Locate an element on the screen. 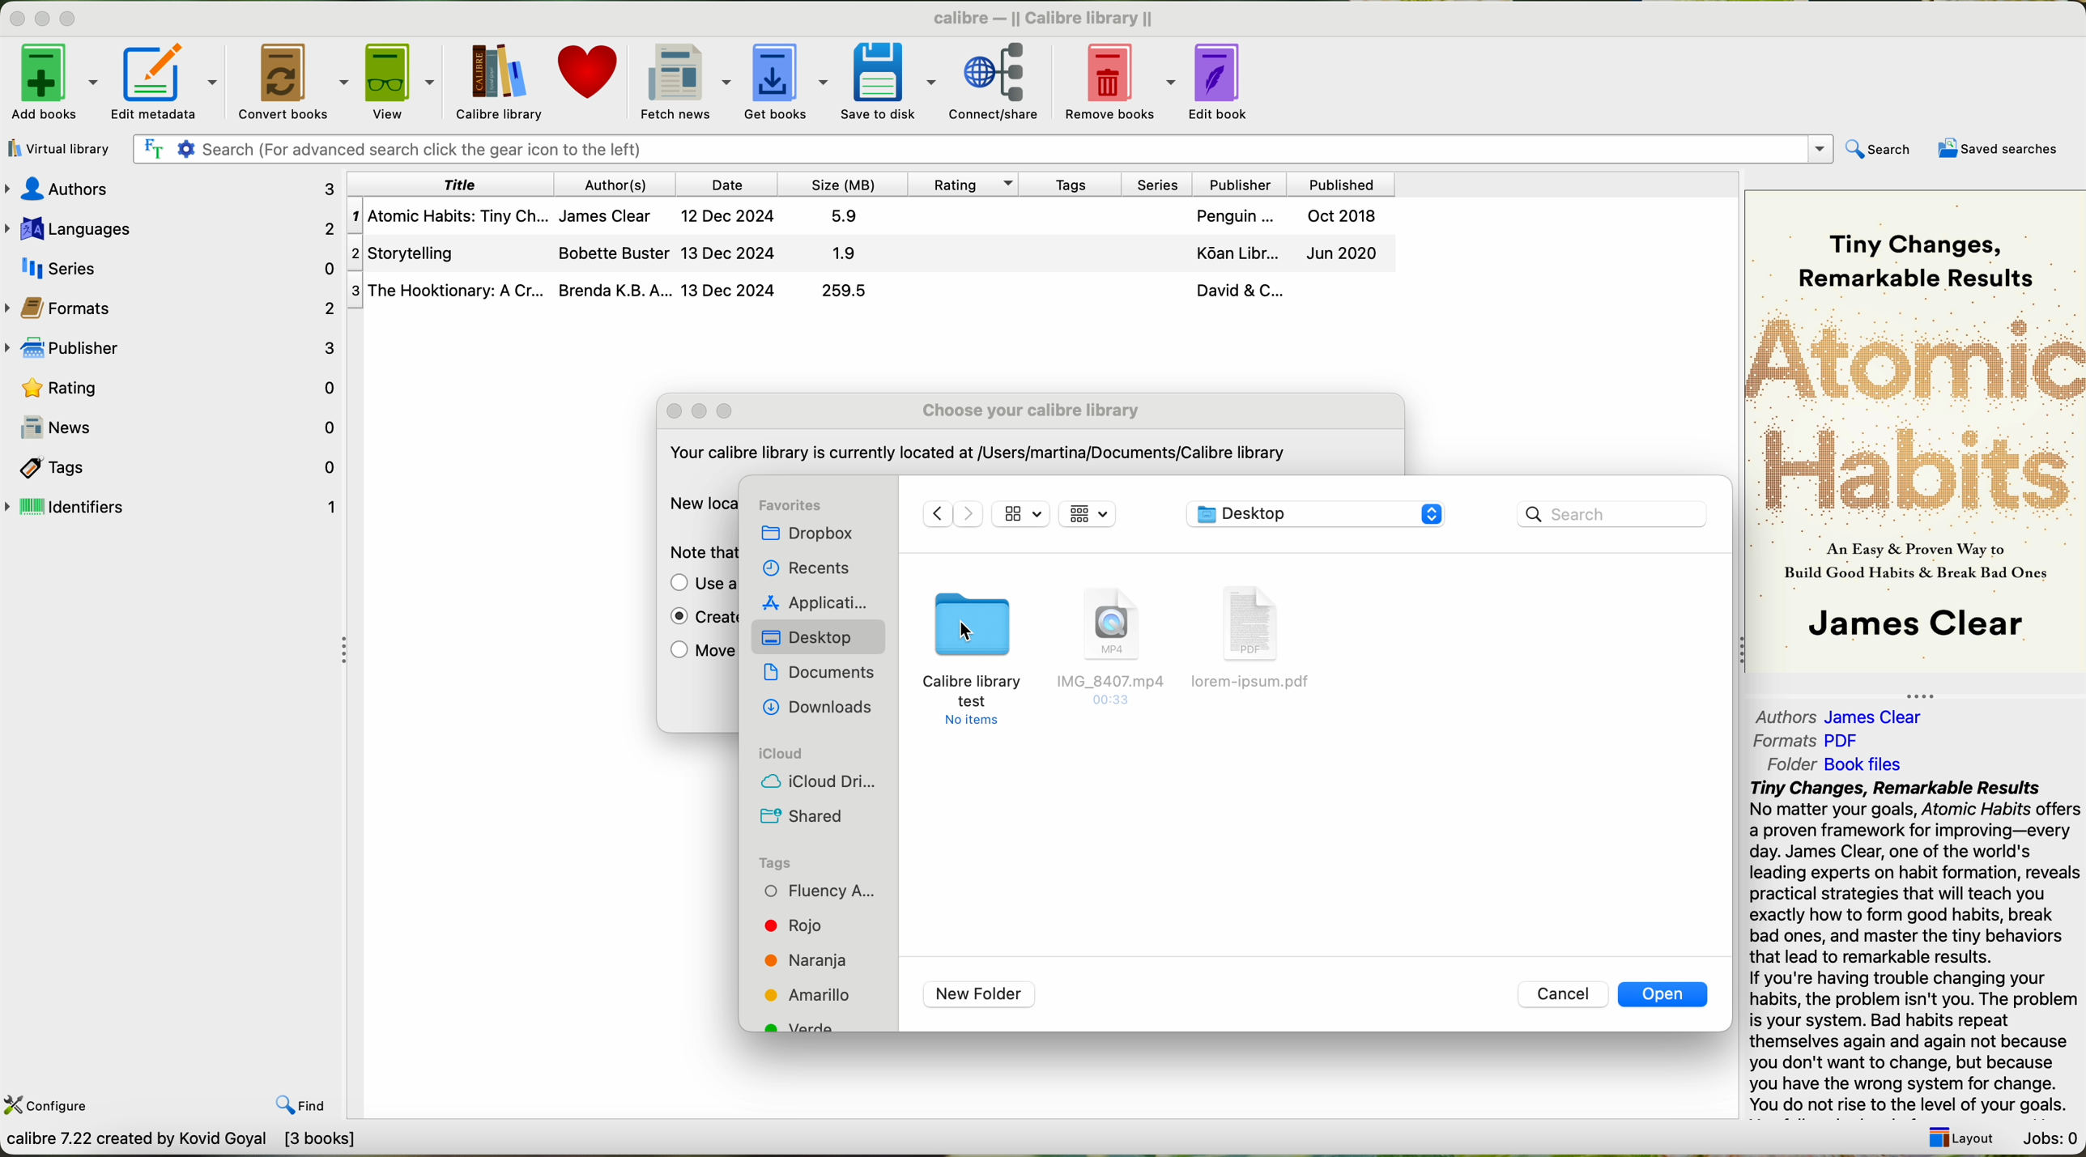  find is located at coordinates (288, 1093).